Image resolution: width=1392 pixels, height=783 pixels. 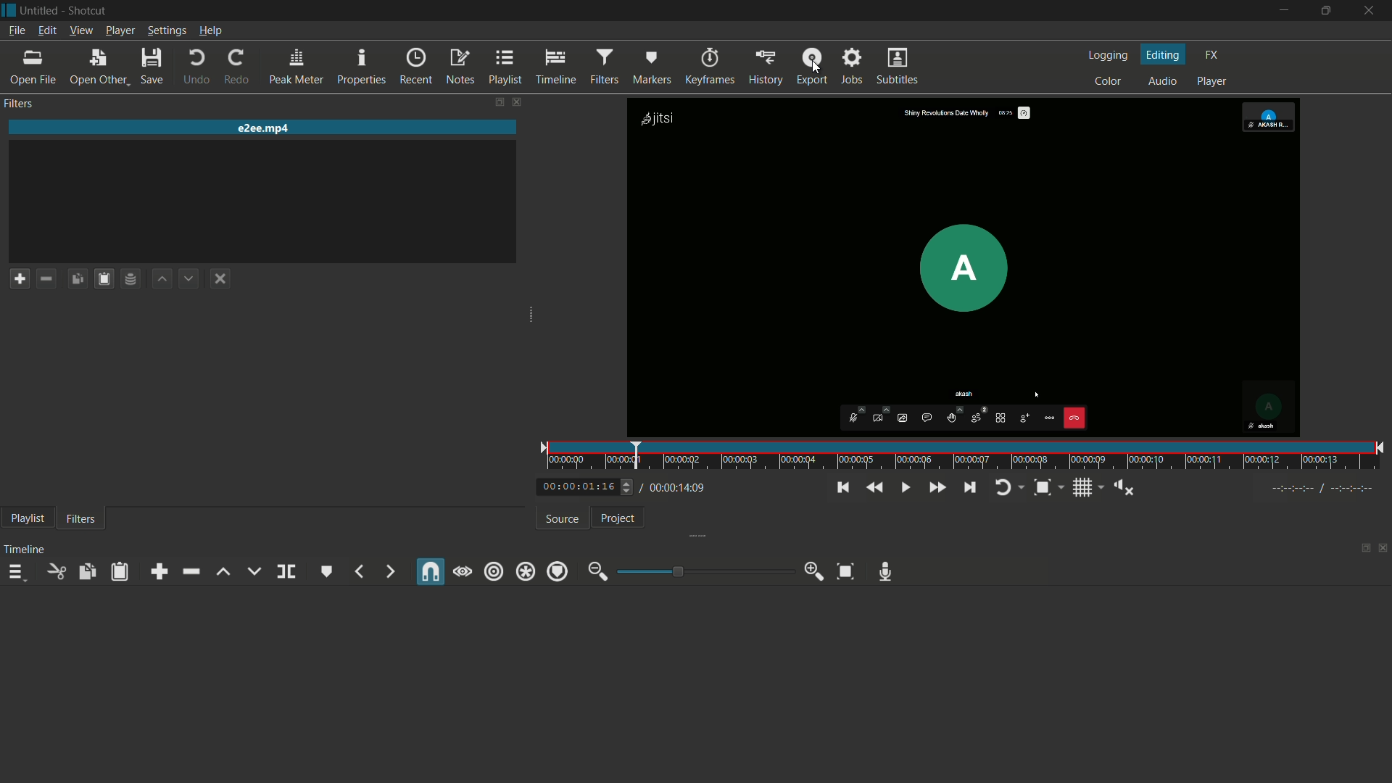 What do you see at coordinates (1324, 11) in the screenshot?
I see `maximize` at bounding box center [1324, 11].